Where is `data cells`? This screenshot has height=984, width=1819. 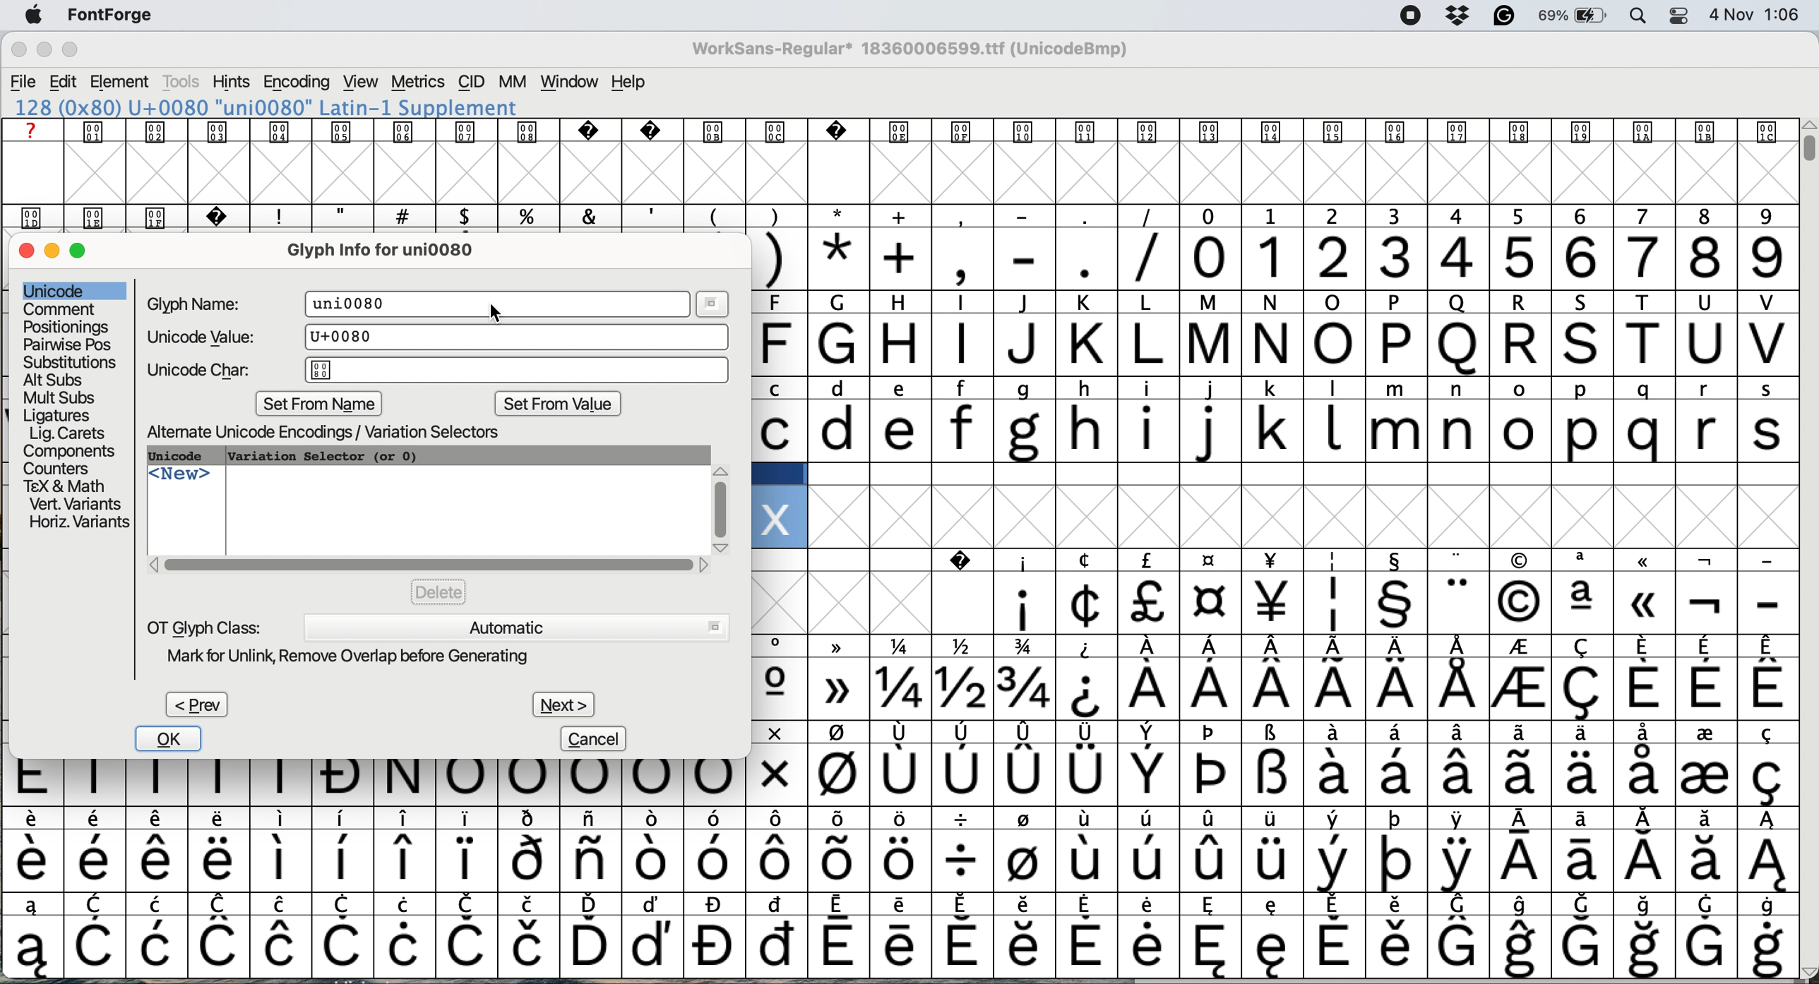
data cells is located at coordinates (1277, 474).